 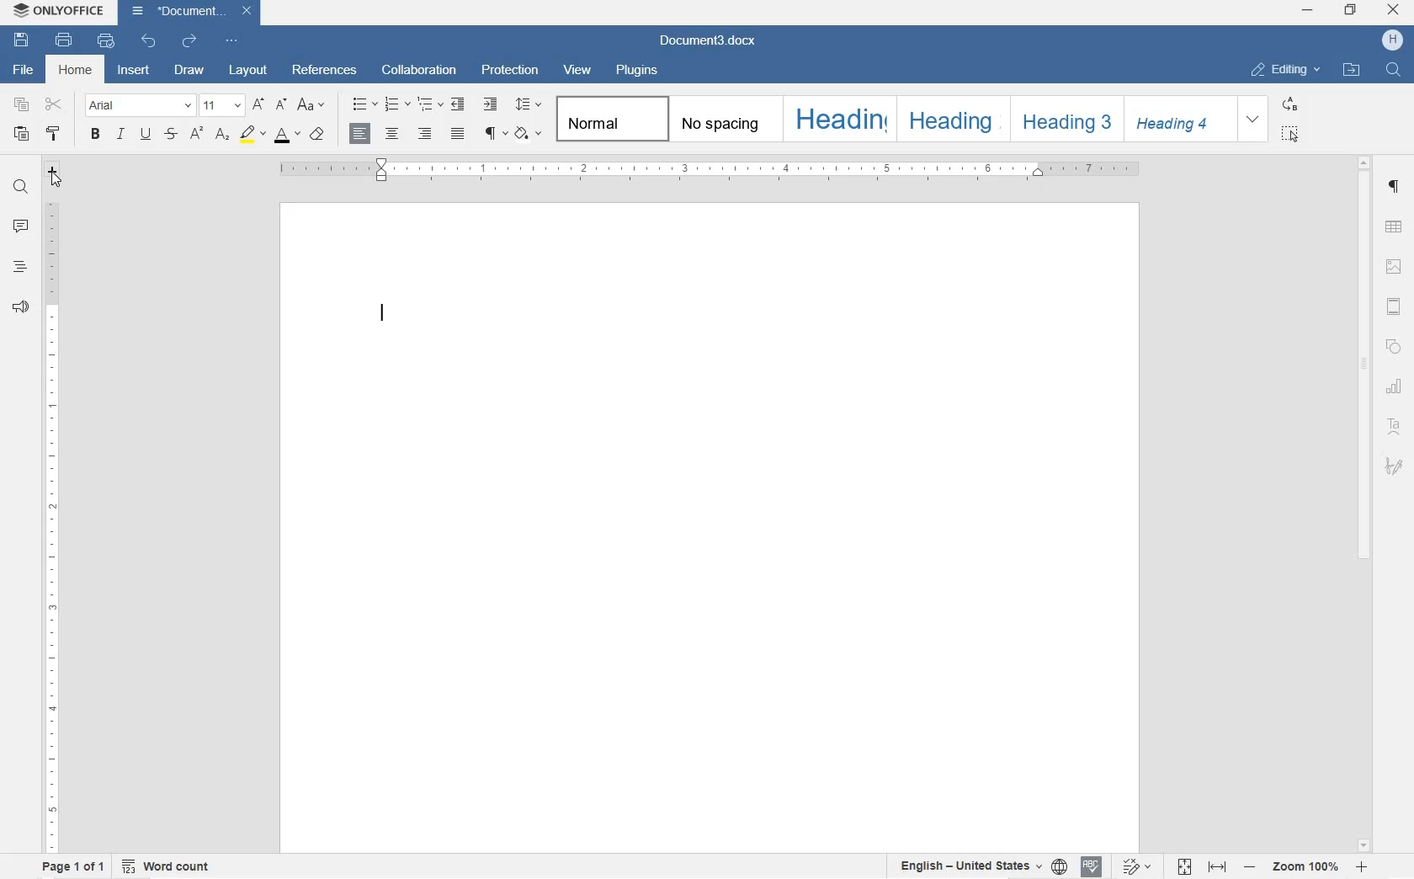 I want to click on PLUGINS, so click(x=635, y=72).